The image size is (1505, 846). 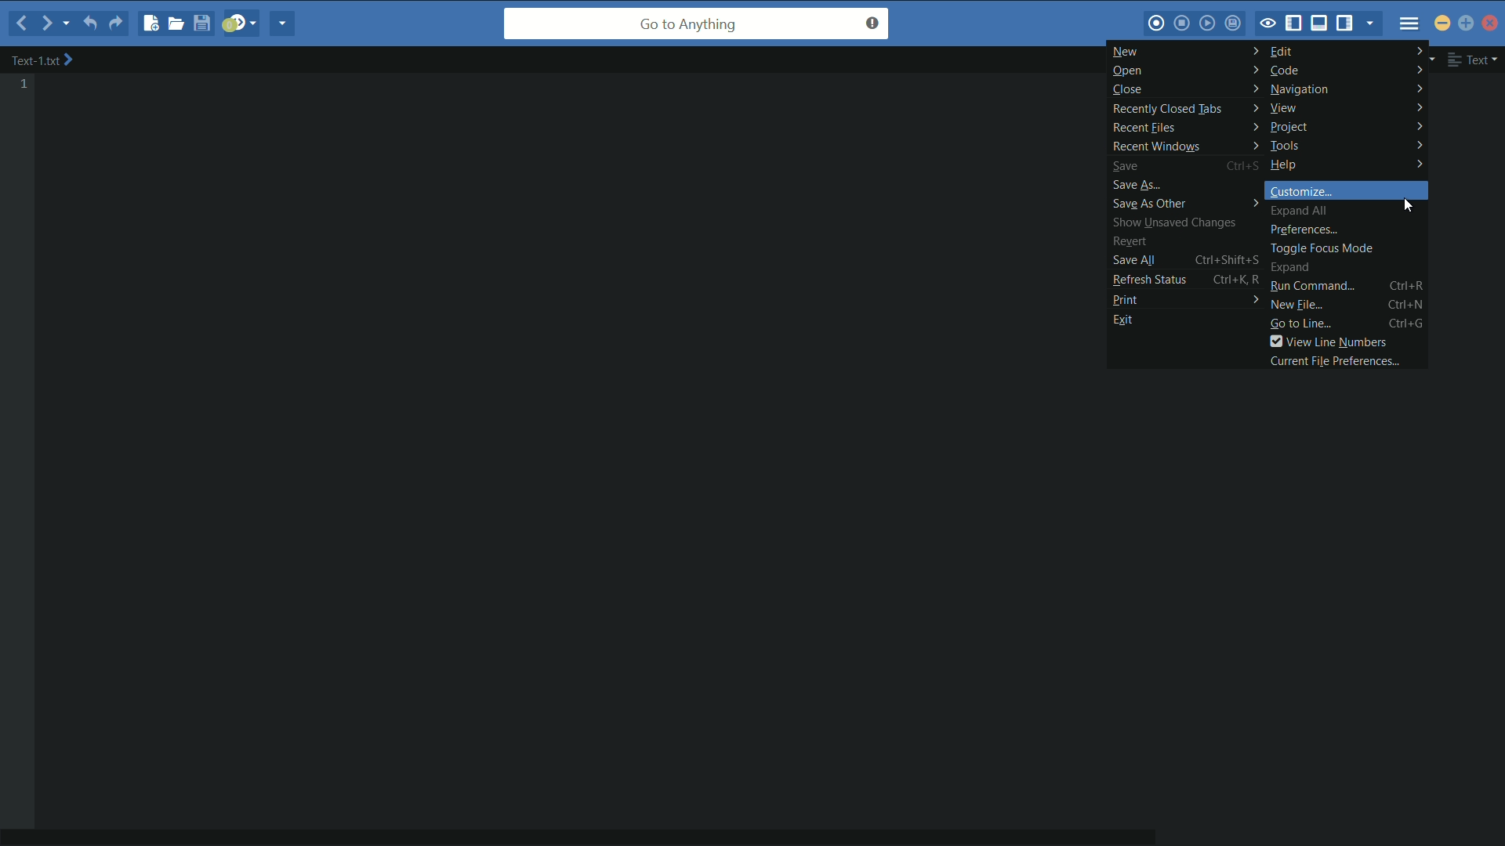 What do you see at coordinates (1186, 70) in the screenshot?
I see `open` at bounding box center [1186, 70].